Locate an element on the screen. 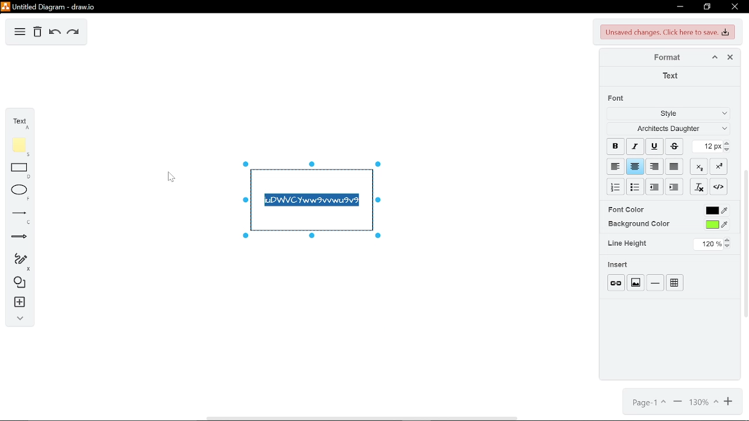 The image size is (749, 421). rectangle is located at coordinates (17, 170).